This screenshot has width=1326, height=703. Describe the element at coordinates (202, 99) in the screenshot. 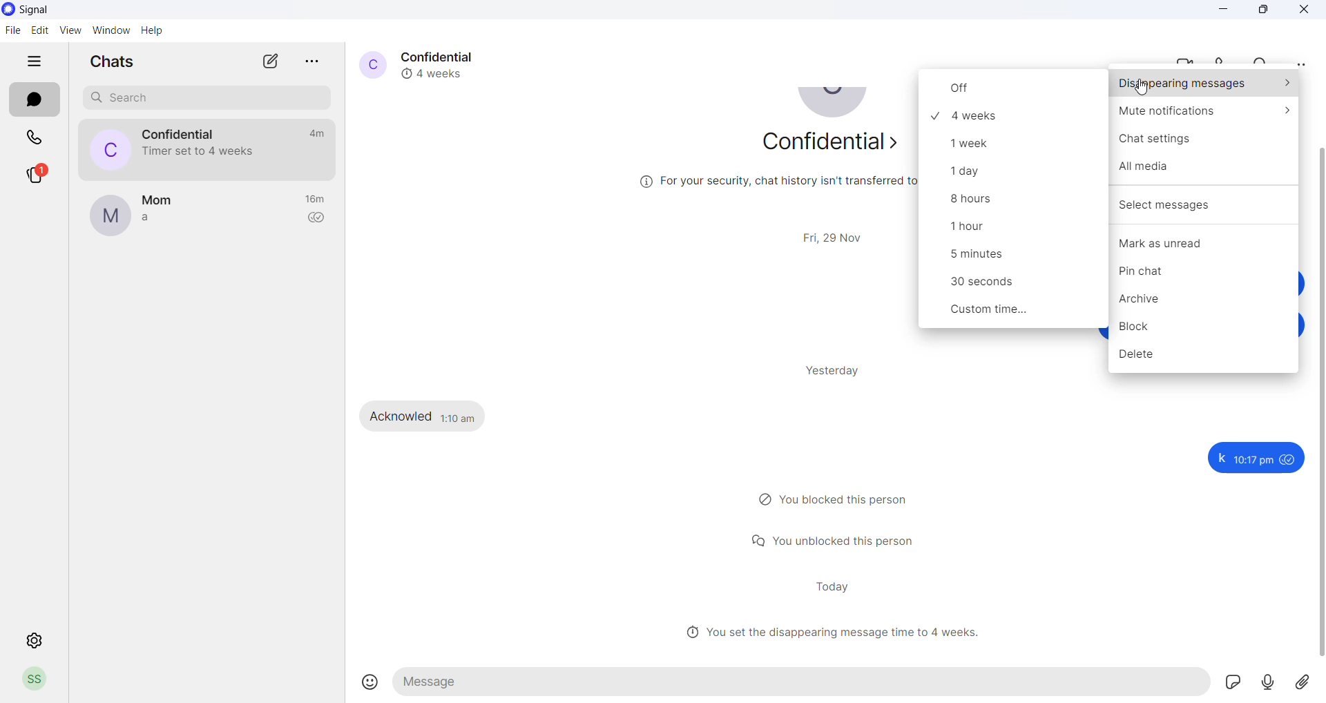

I see `search chat` at that location.